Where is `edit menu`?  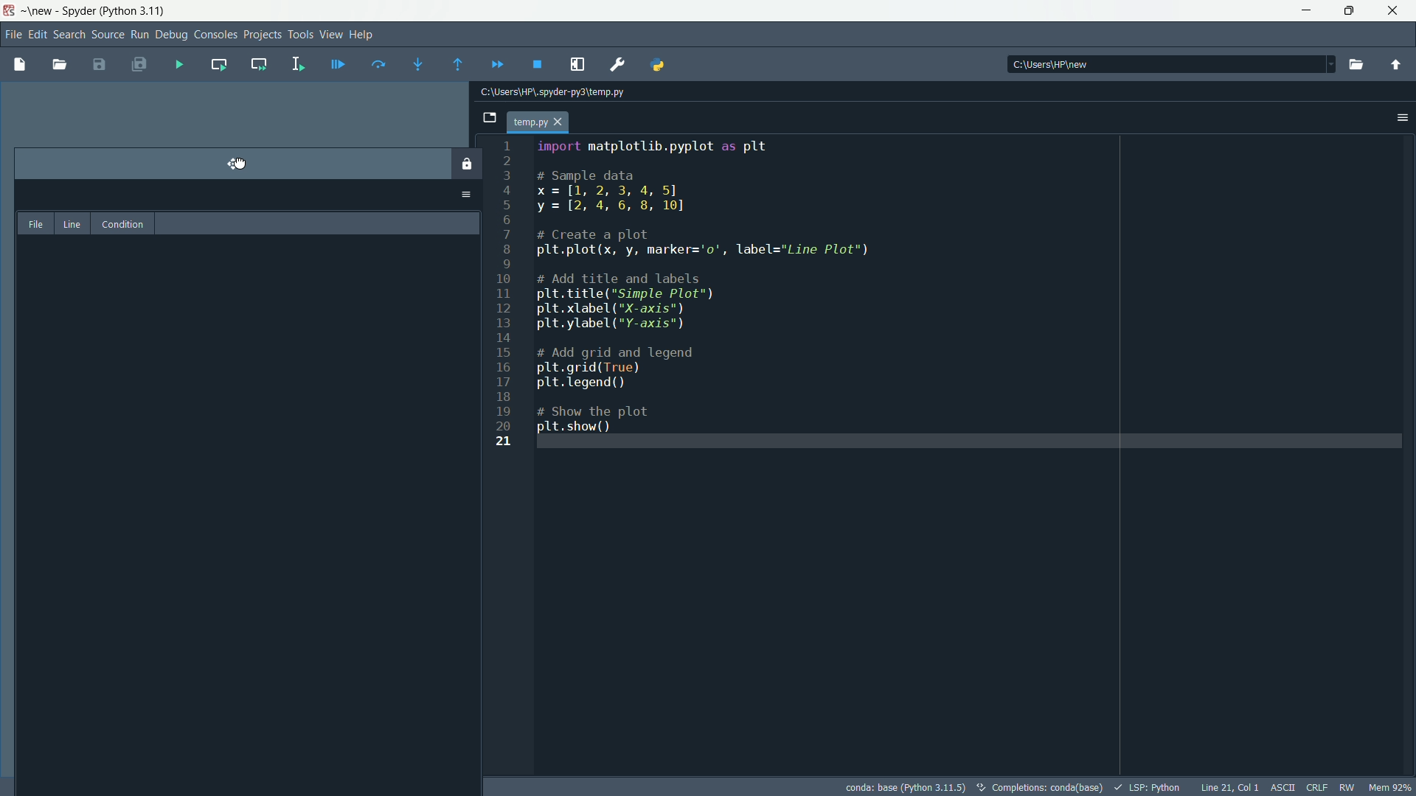
edit menu is located at coordinates (39, 33).